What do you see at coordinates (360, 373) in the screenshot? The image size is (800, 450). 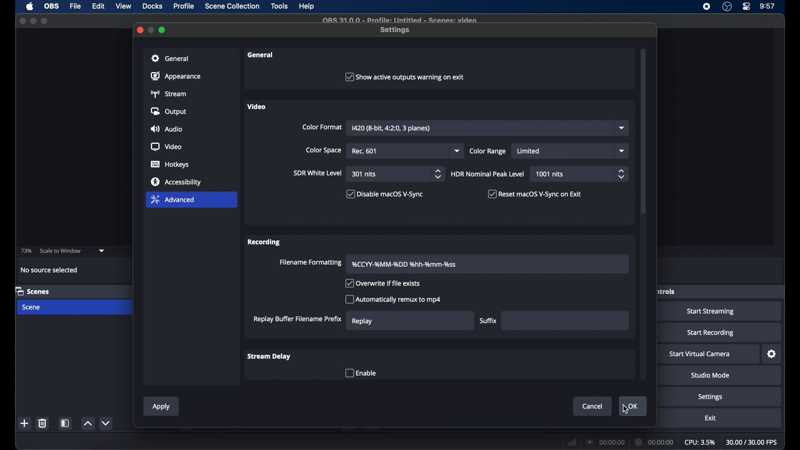 I see `checkbox` at bounding box center [360, 373].